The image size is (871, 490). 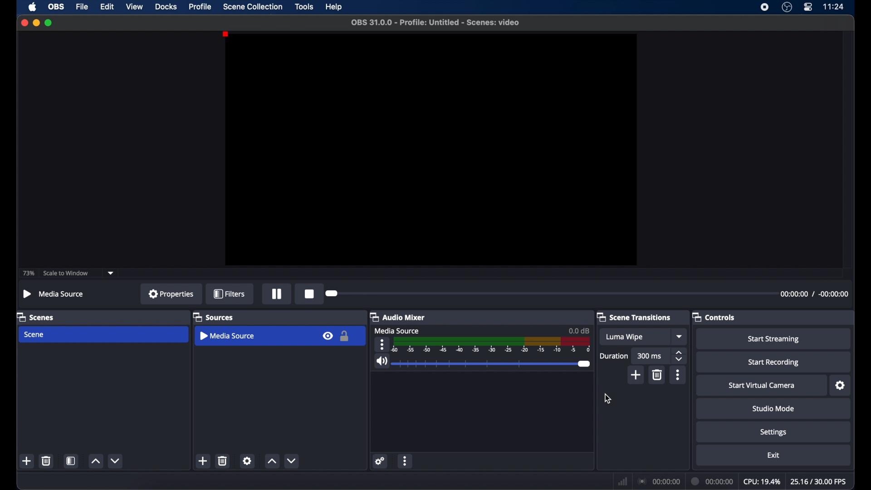 I want to click on add, so click(x=27, y=461).